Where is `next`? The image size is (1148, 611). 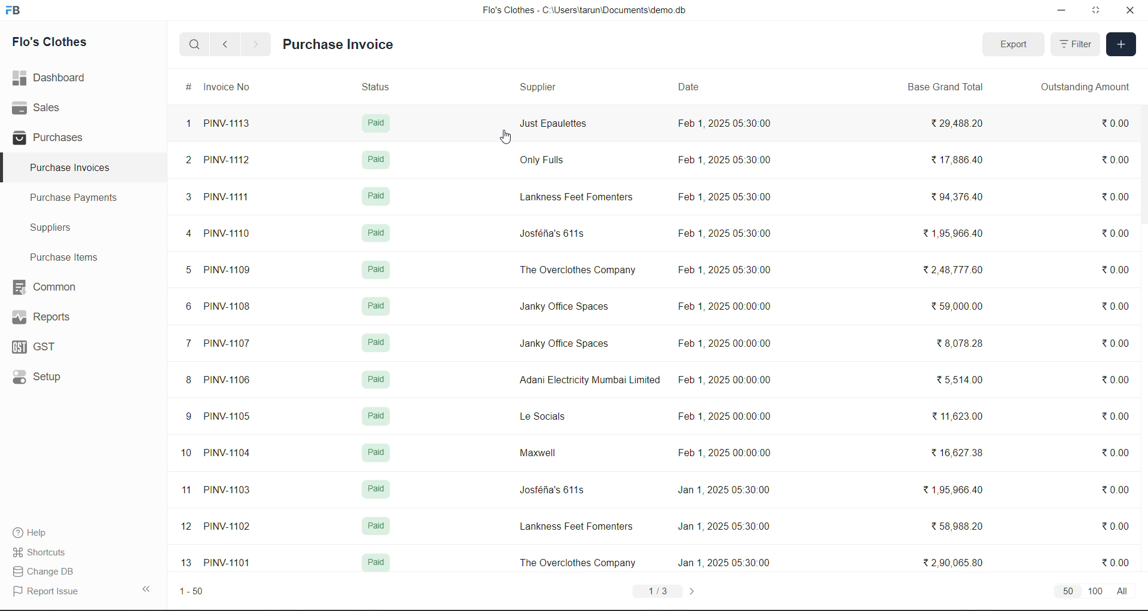 next is located at coordinates (255, 44).